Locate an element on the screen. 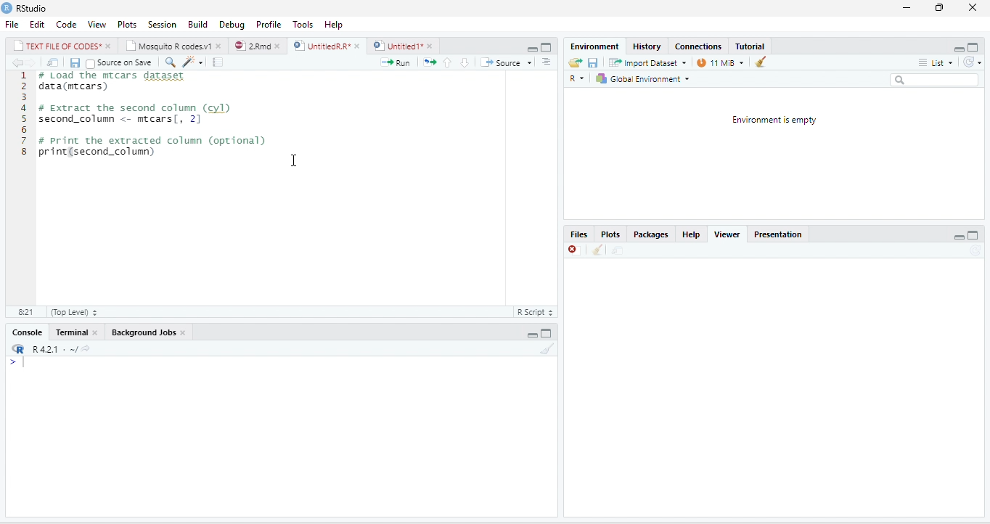  RStudio is located at coordinates (36, 9).